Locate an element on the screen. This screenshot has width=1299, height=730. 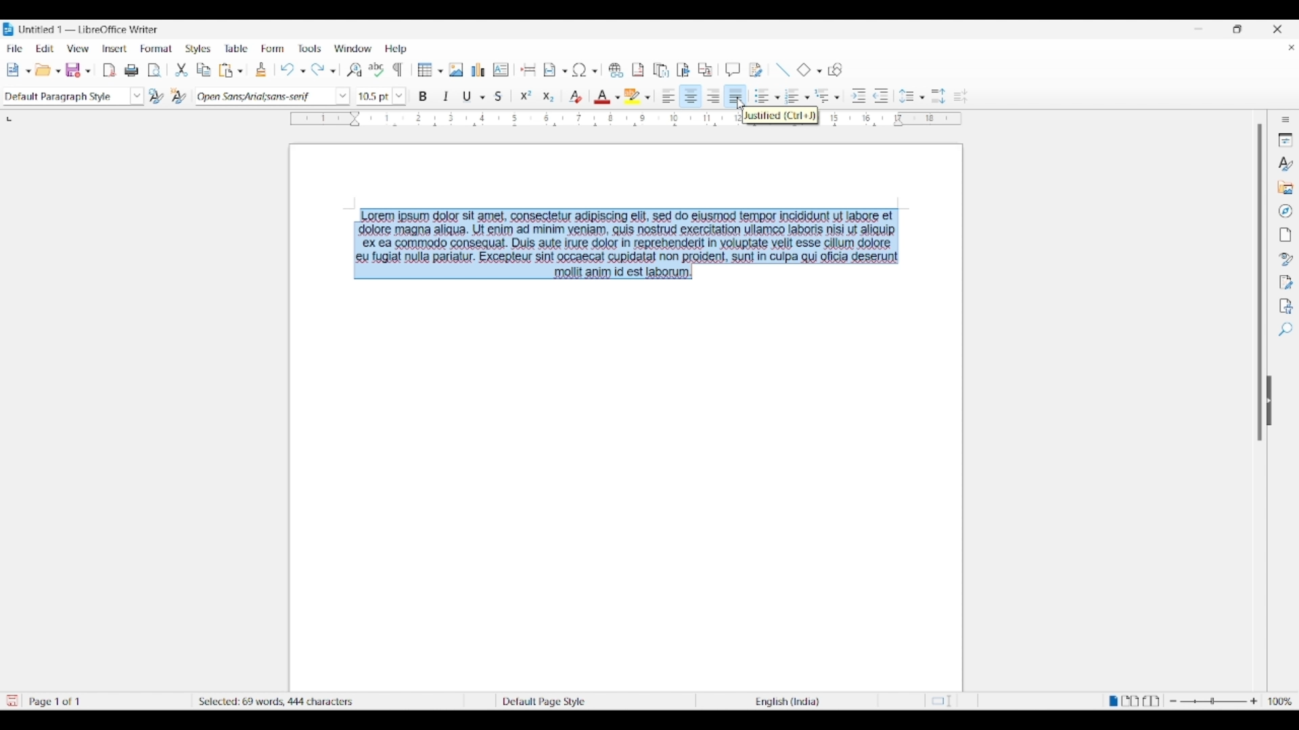
open saved document is located at coordinates (45, 70).